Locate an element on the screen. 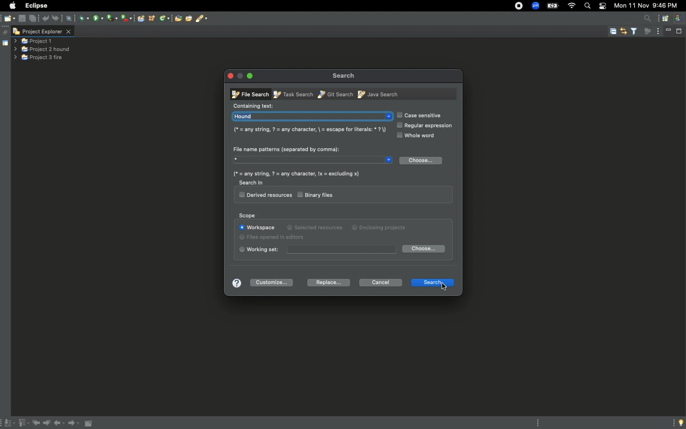  Choose is located at coordinates (423, 248).